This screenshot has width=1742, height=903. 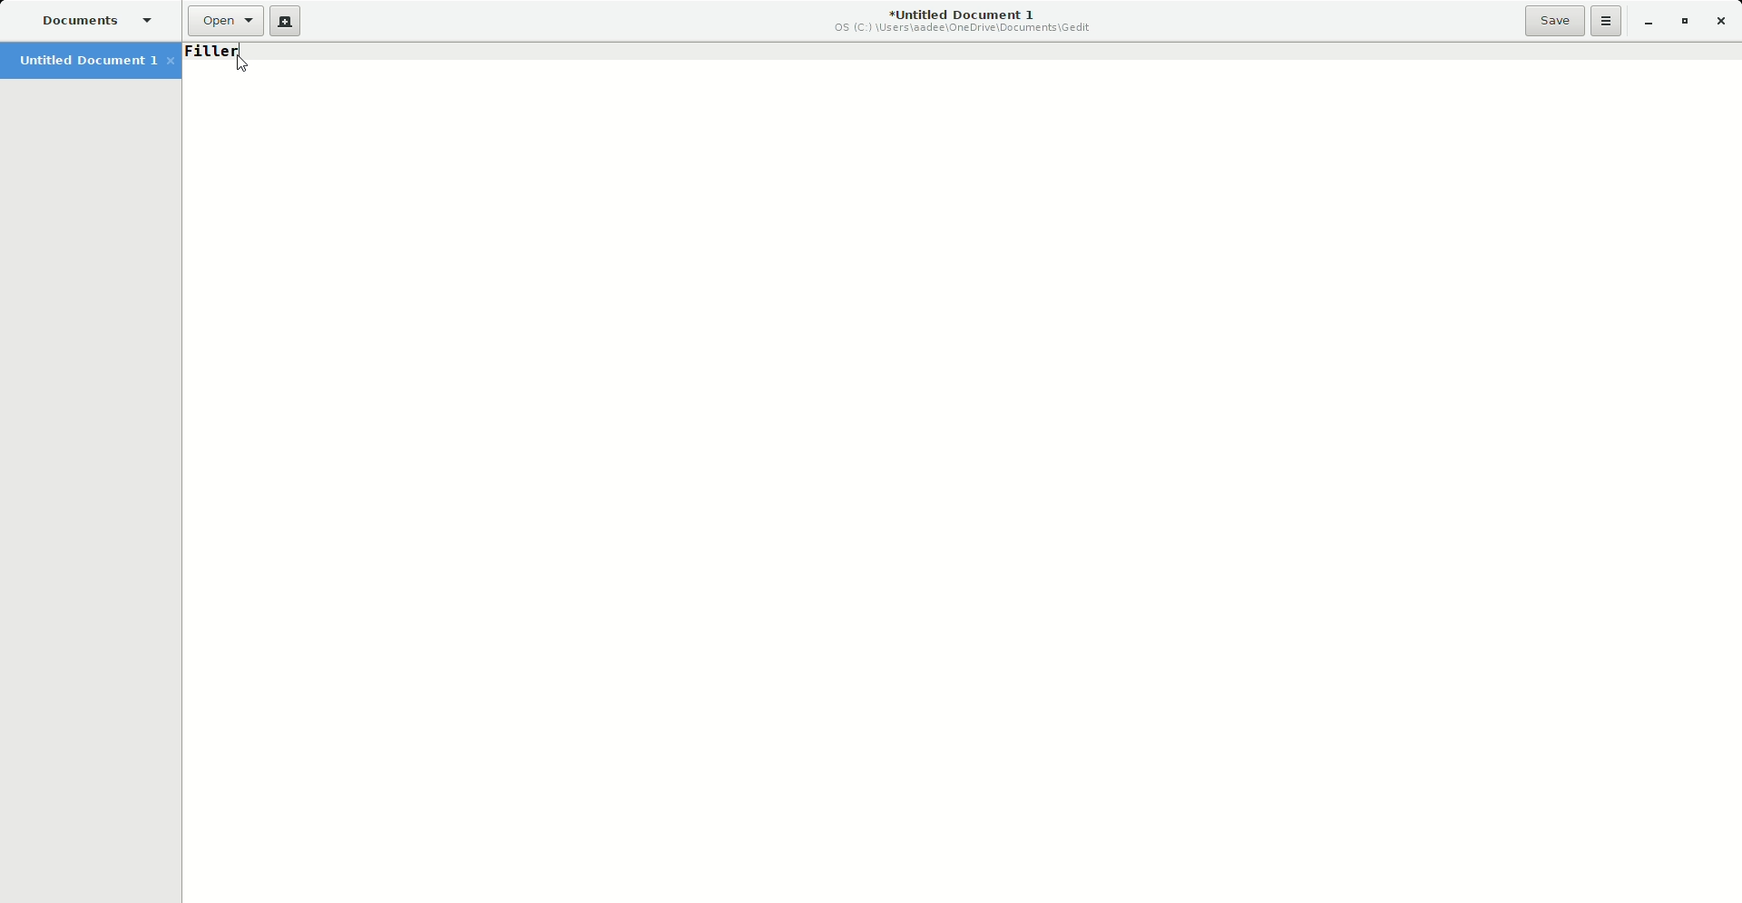 I want to click on Documents, so click(x=95, y=20).